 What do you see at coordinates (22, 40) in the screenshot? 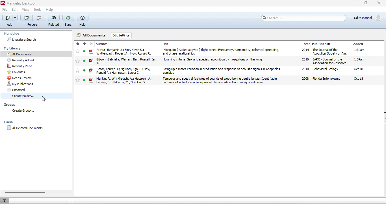
I see `literature search` at bounding box center [22, 40].